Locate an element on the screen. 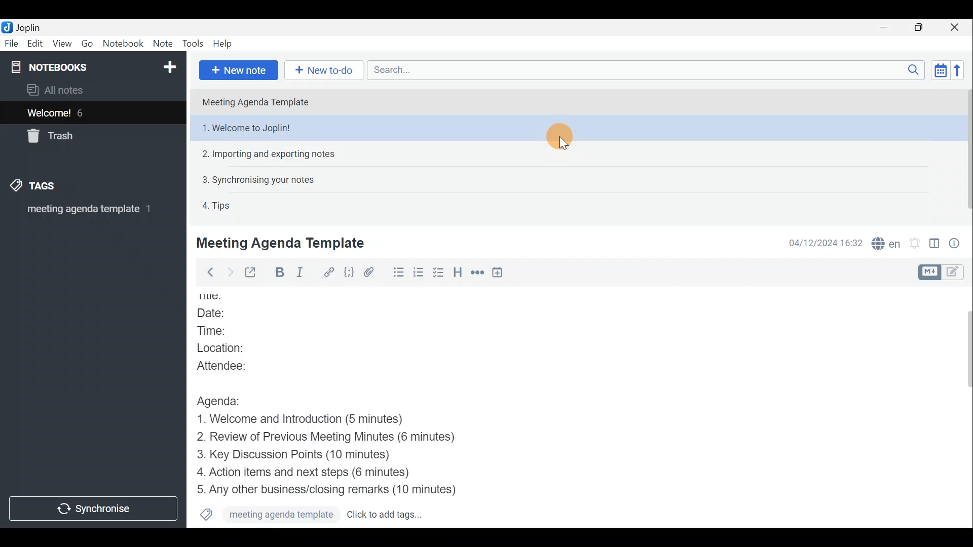 The image size is (973, 547). 04/12/2024 16:32 is located at coordinates (820, 242).